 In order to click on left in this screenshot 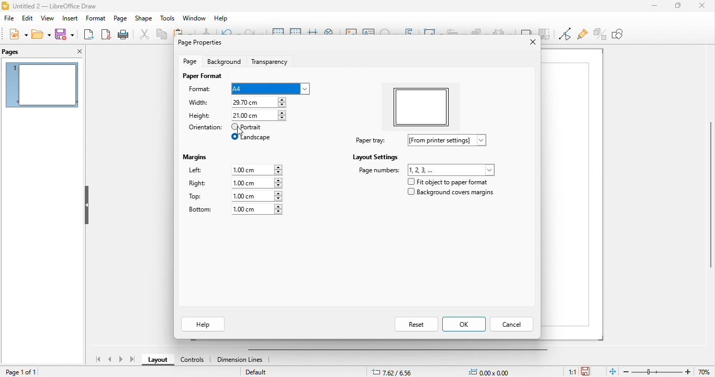, I will do `click(236, 170)`.